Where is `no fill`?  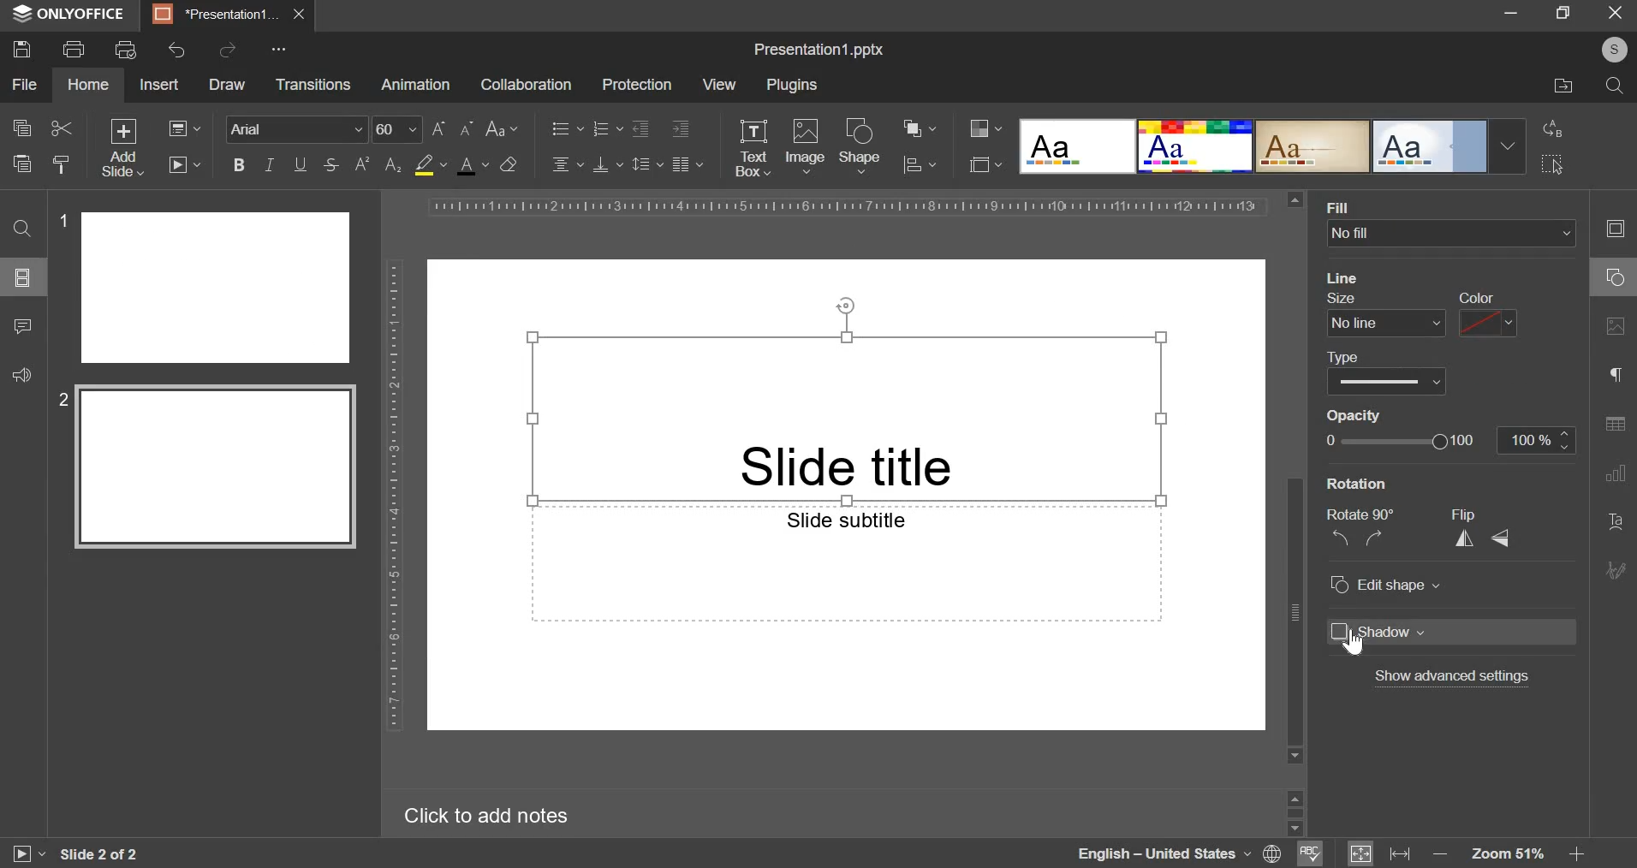 no fill is located at coordinates (1445, 234).